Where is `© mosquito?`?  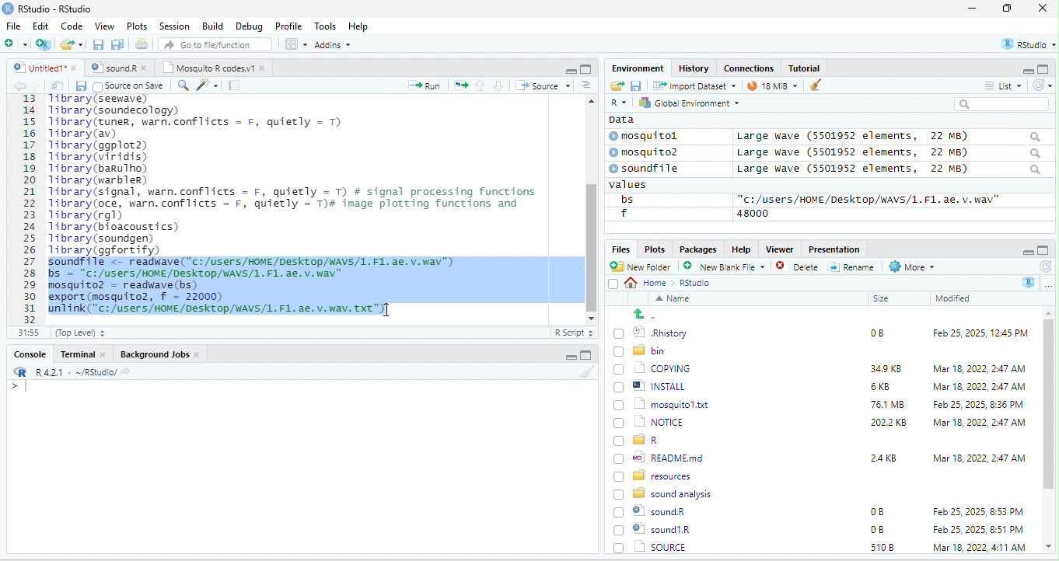 © mosquito? is located at coordinates (648, 151).